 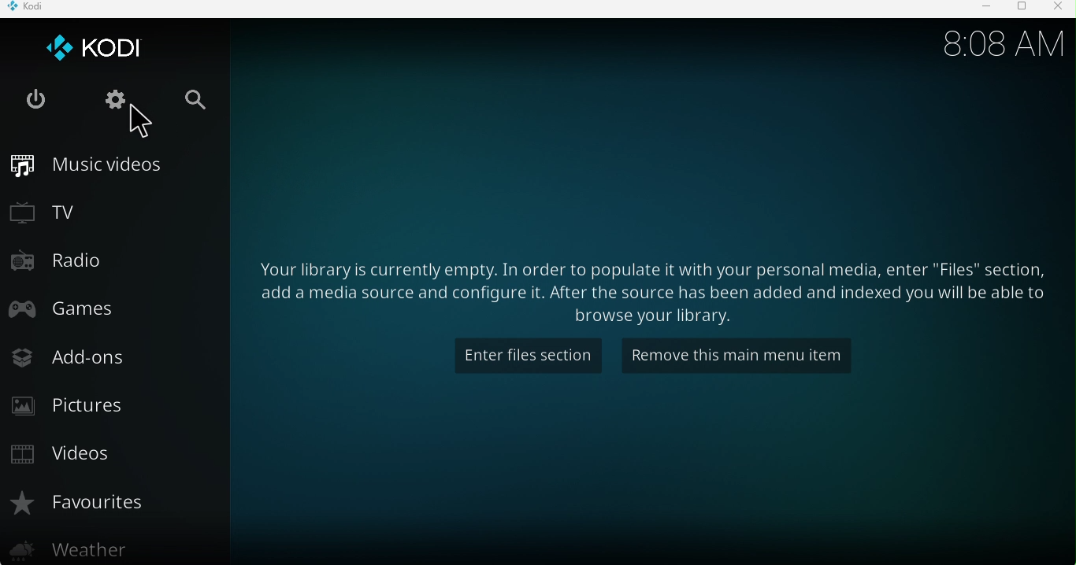 What do you see at coordinates (100, 164) in the screenshot?
I see `Music videos` at bounding box center [100, 164].